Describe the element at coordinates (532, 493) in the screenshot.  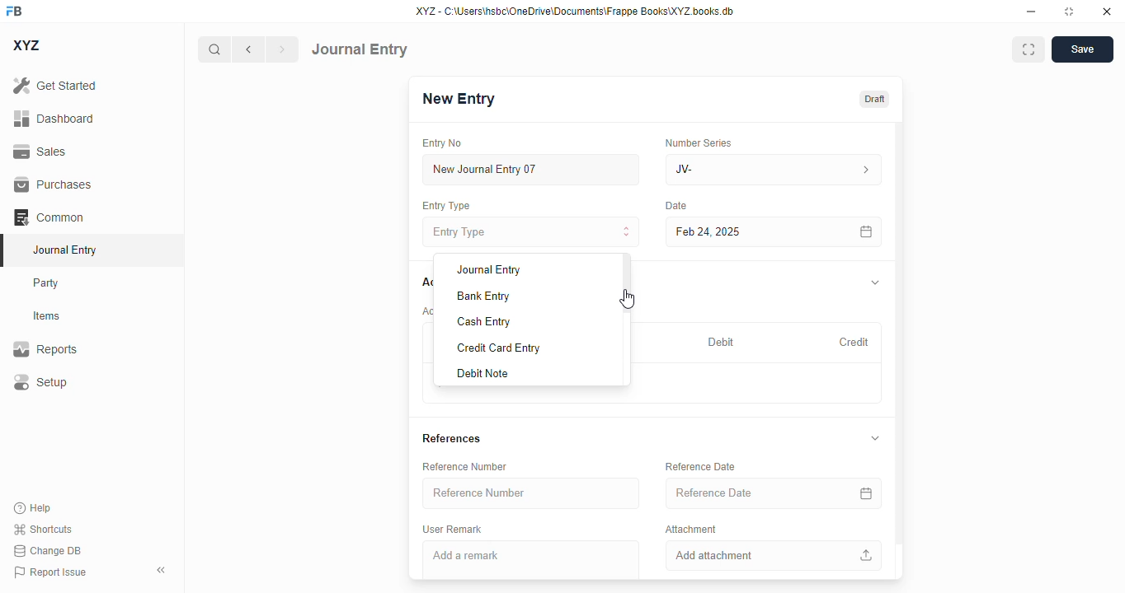
I see `reference number` at that location.